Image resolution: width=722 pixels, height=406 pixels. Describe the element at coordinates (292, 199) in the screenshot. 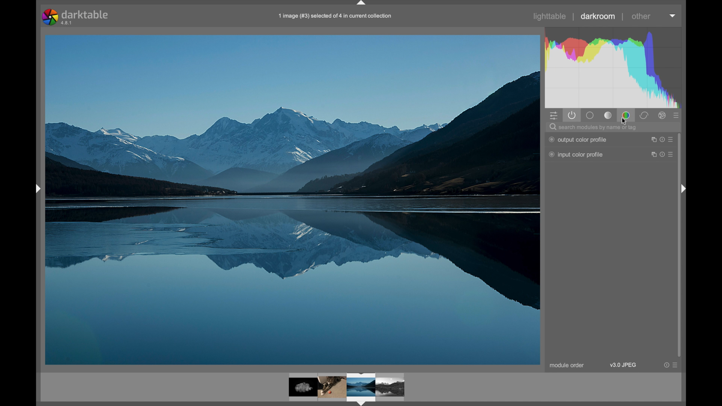

I see `photo preview` at that location.